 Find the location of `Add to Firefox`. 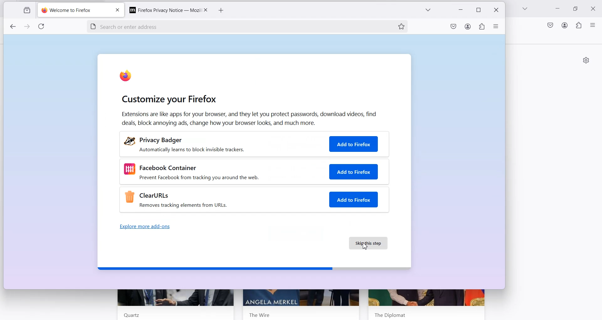

Add to Firefox is located at coordinates (354, 200).